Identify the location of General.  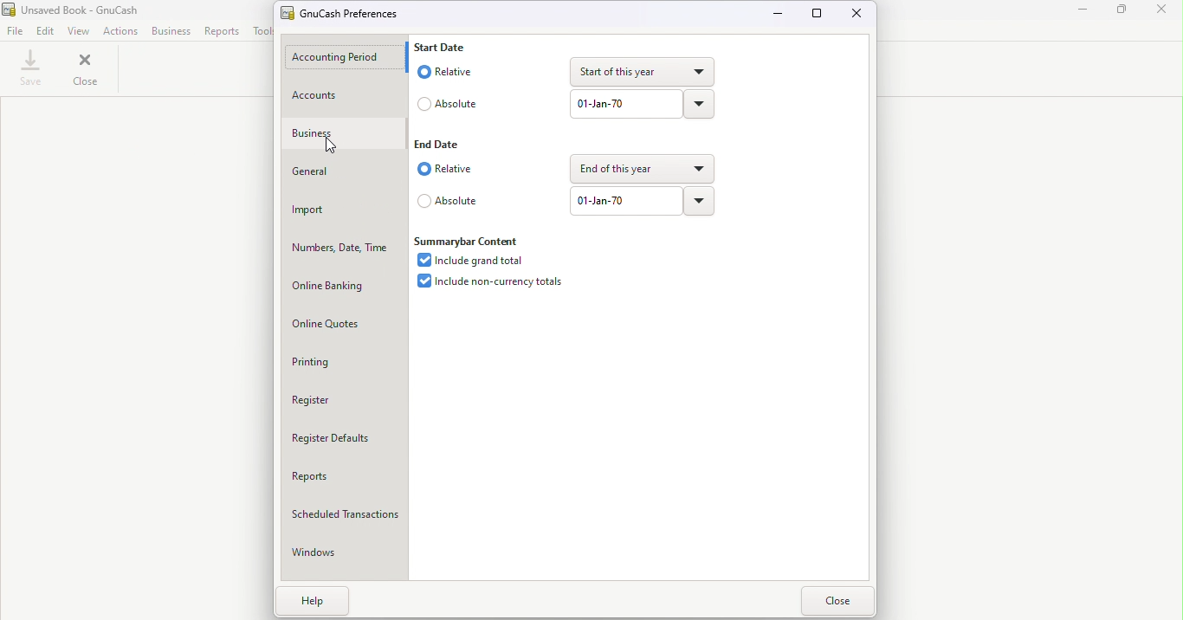
(342, 173).